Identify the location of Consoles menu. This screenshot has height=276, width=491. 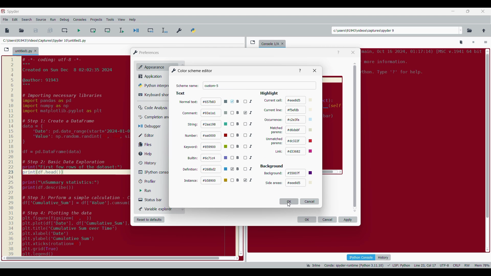
(80, 20).